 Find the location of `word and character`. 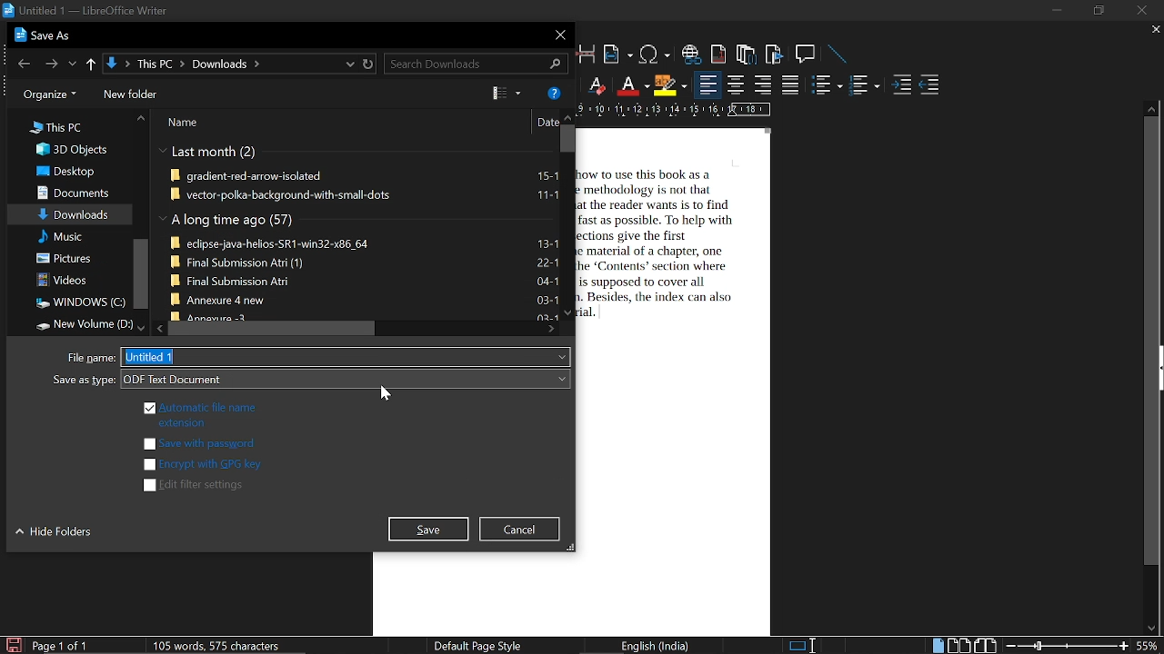

word and character is located at coordinates (220, 645).